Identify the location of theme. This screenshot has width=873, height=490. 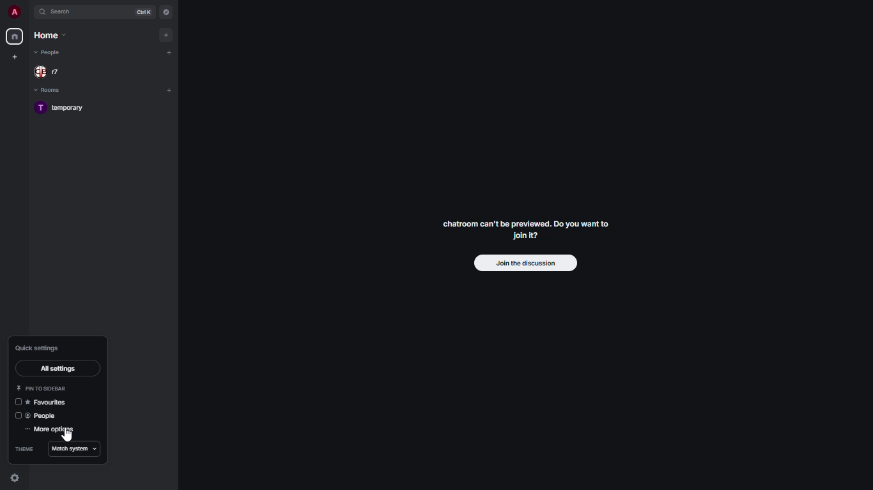
(24, 448).